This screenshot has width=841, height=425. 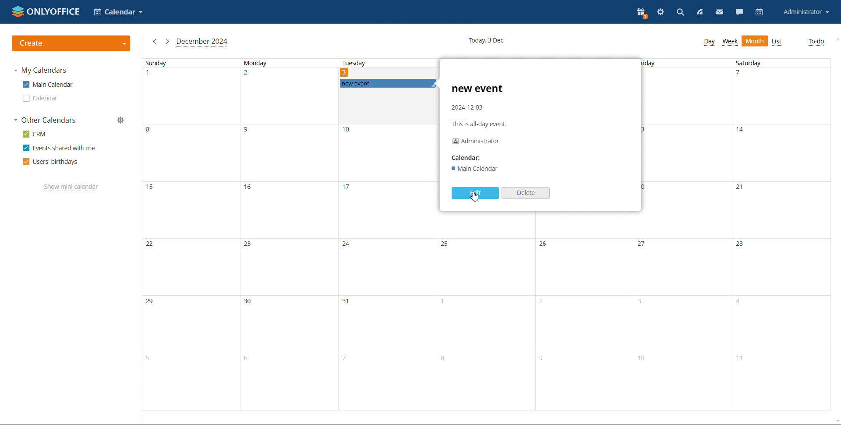 I want to click on day view, so click(x=710, y=42).